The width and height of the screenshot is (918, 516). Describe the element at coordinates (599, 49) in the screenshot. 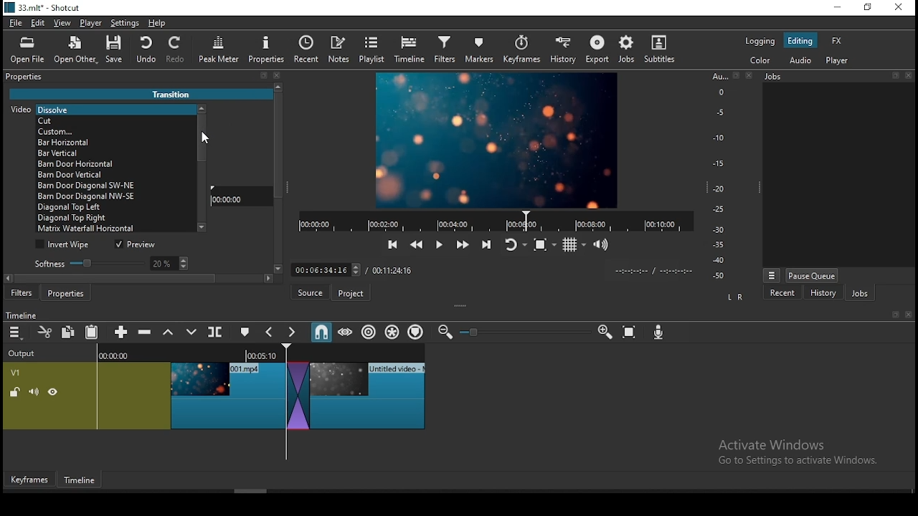

I see `export` at that location.